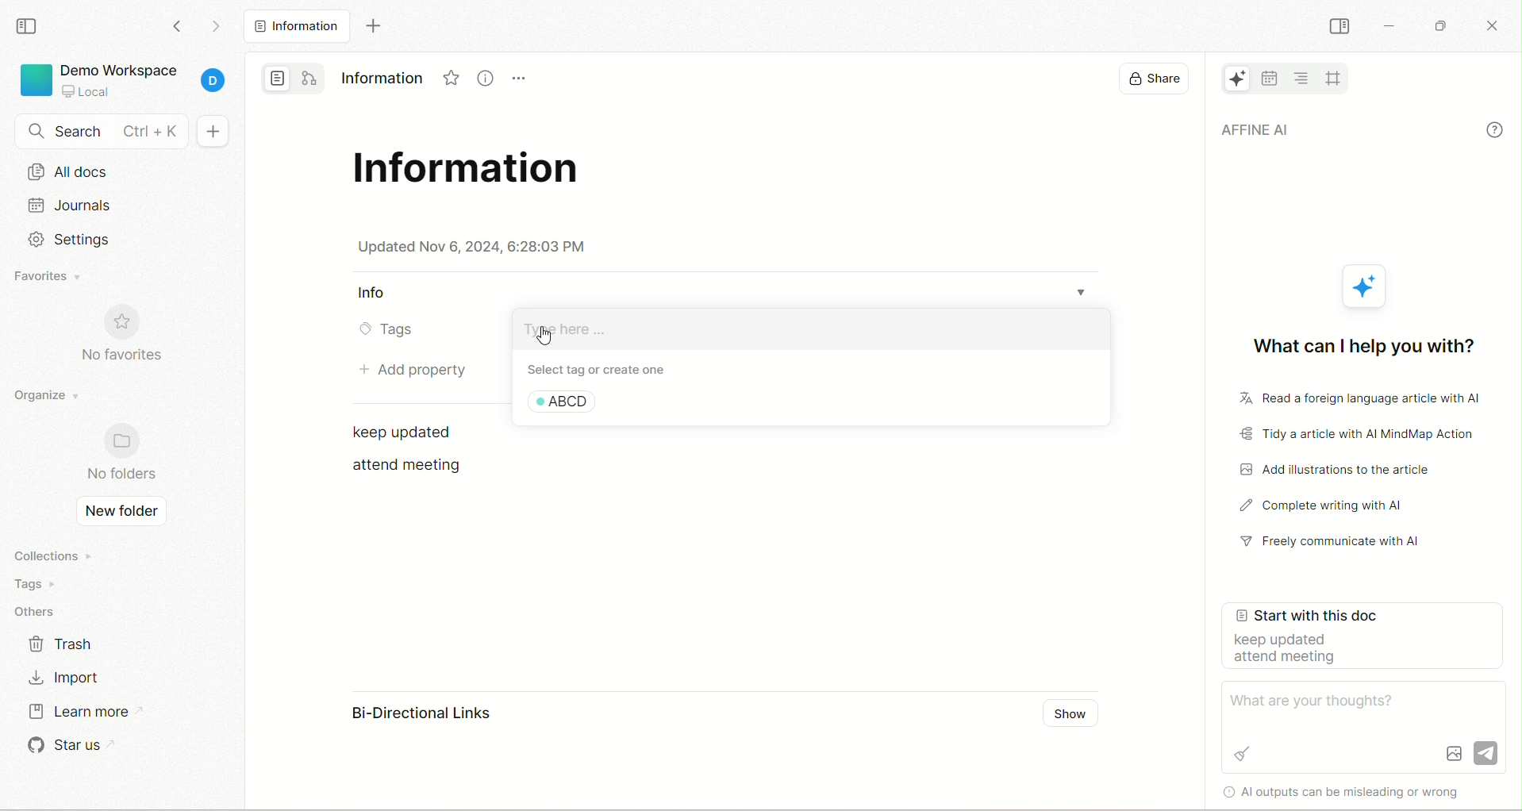 This screenshot has height=811, width=1522. What do you see at coordinates (609, 371) in the screenshot?
I see `select tag or create one` at bounding box center [609, 371].